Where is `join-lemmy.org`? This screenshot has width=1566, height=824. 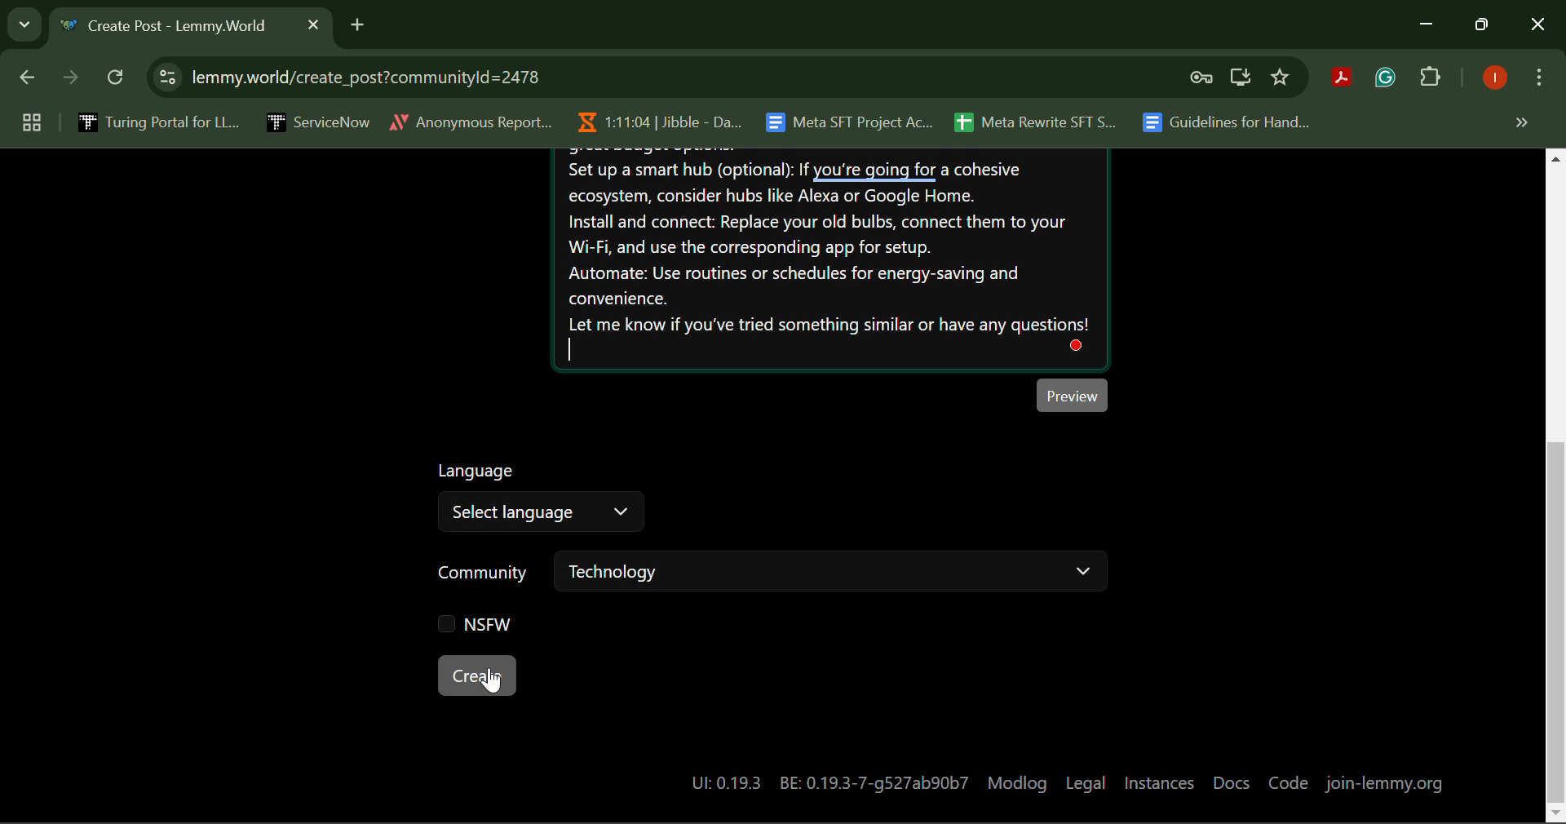
join-lemmy.org is located at coordinates (1384, 782).